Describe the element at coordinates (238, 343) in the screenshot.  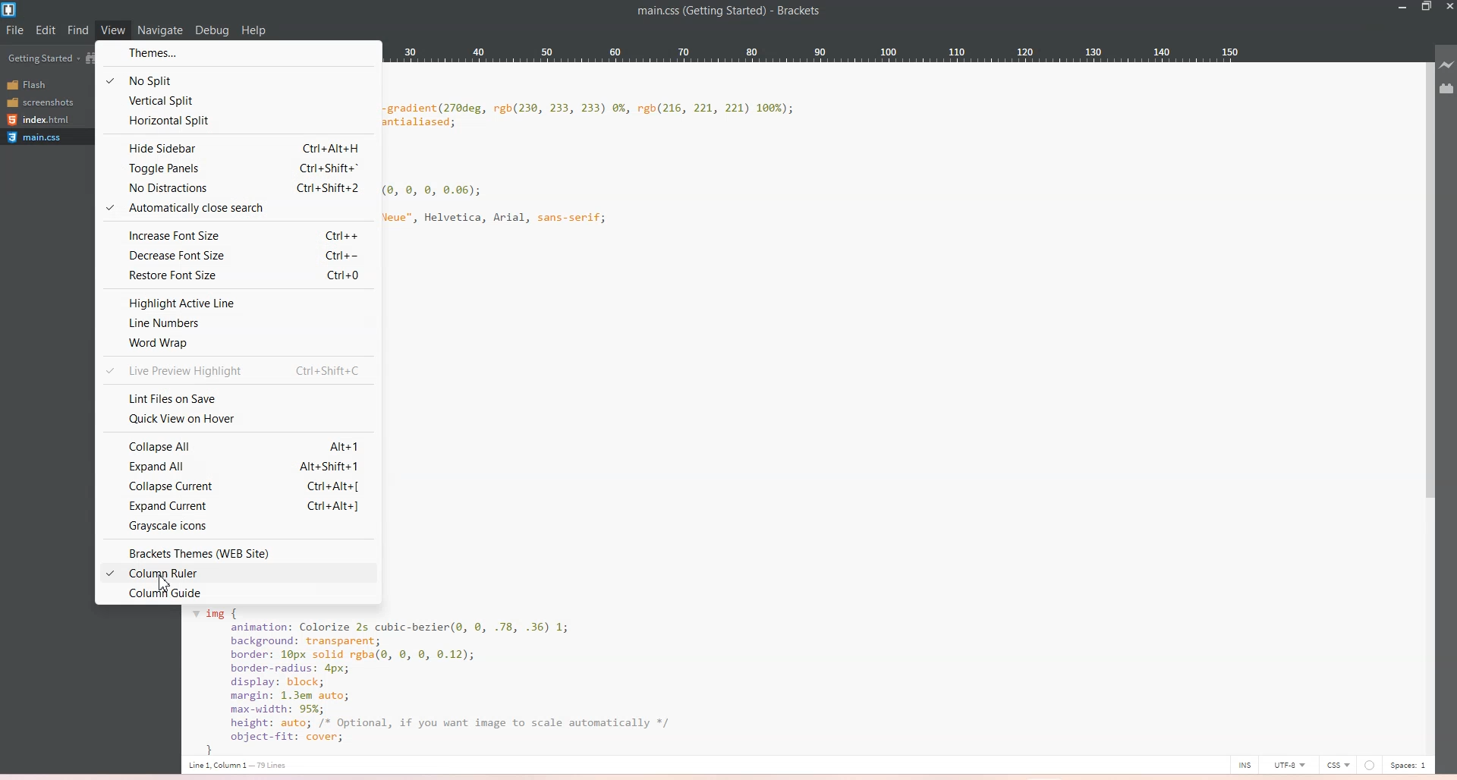
I see `World wrap` at that location.